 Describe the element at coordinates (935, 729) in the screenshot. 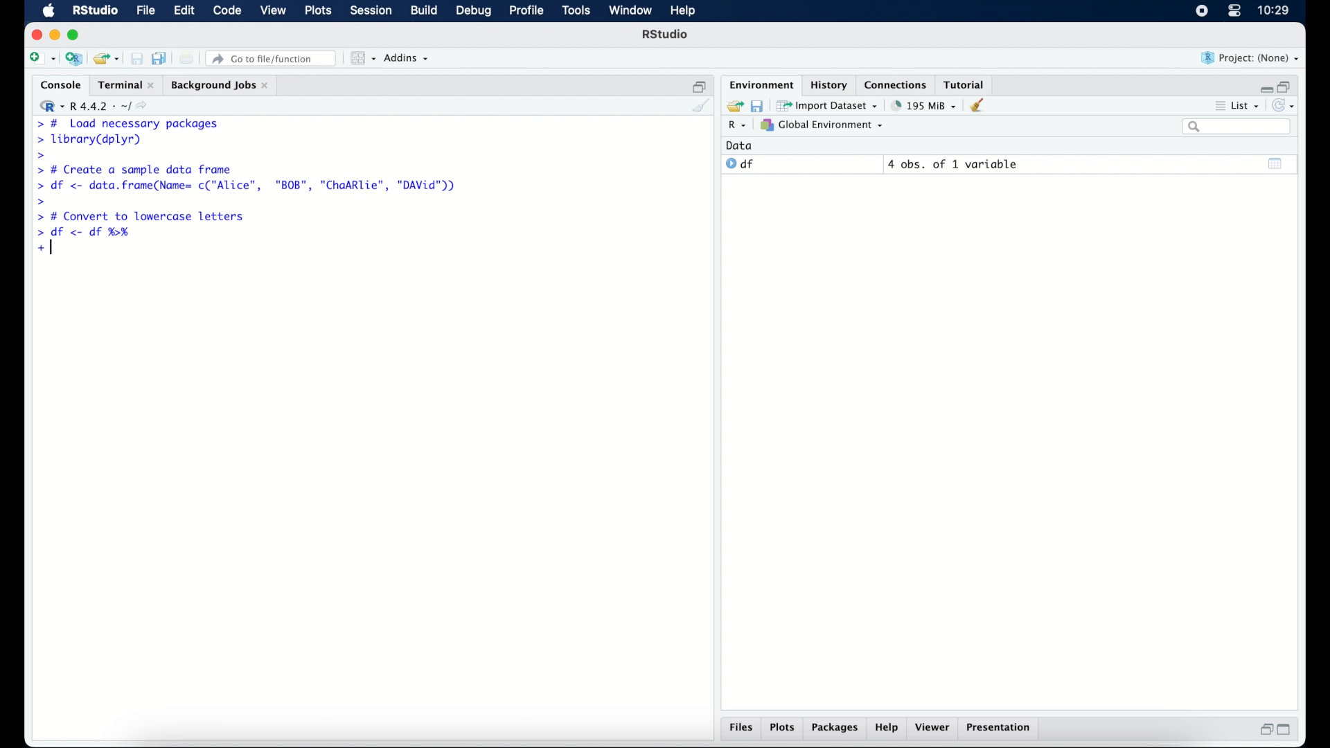

I see `viewer` at that location.